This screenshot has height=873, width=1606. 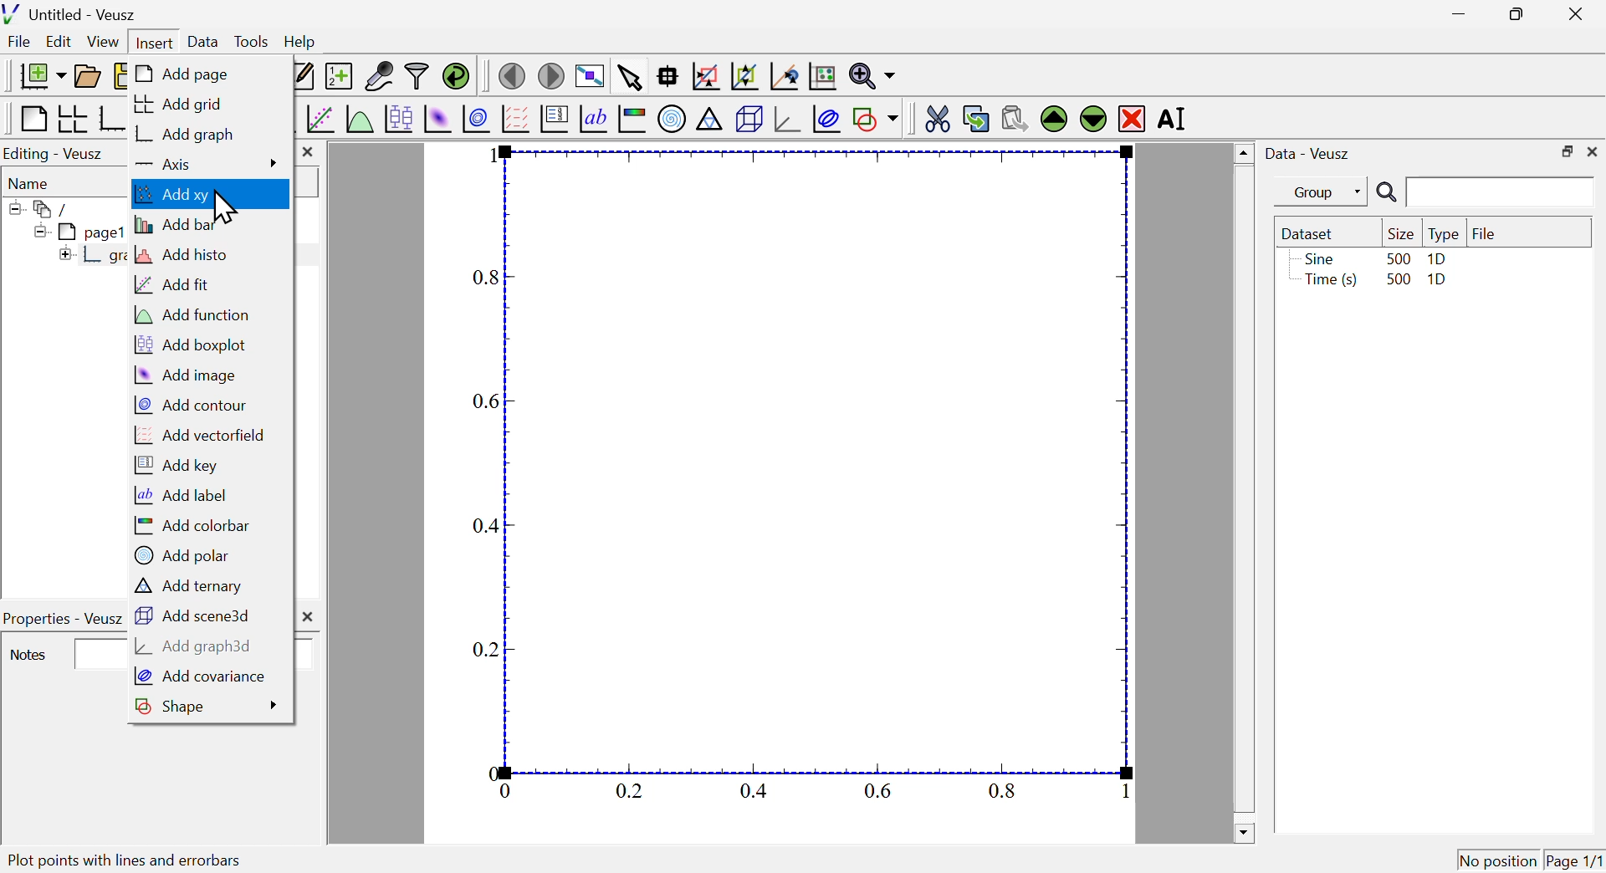 I want to click on zoom out of graph axes, so click(x=745, y=76).